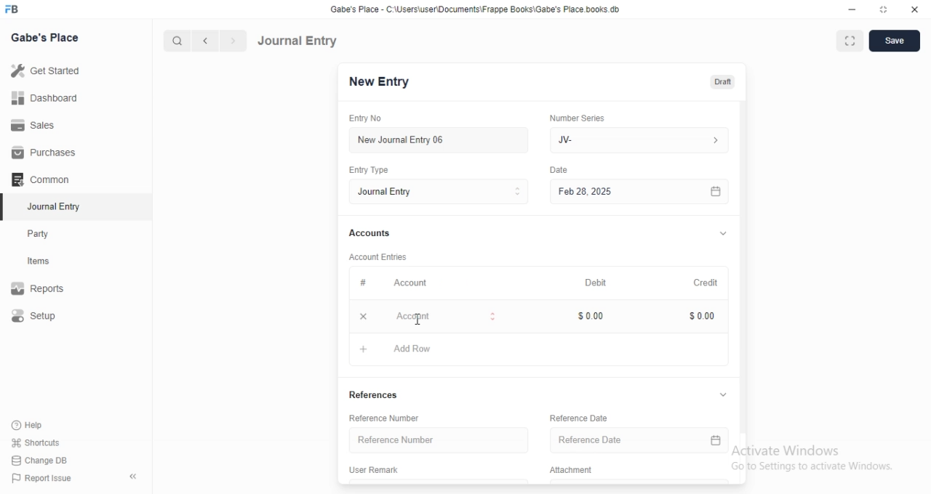  What do you see at coordinates (298, 40) in the screenshot?
I see `Journal Entry` at bounding box center [298, 40].